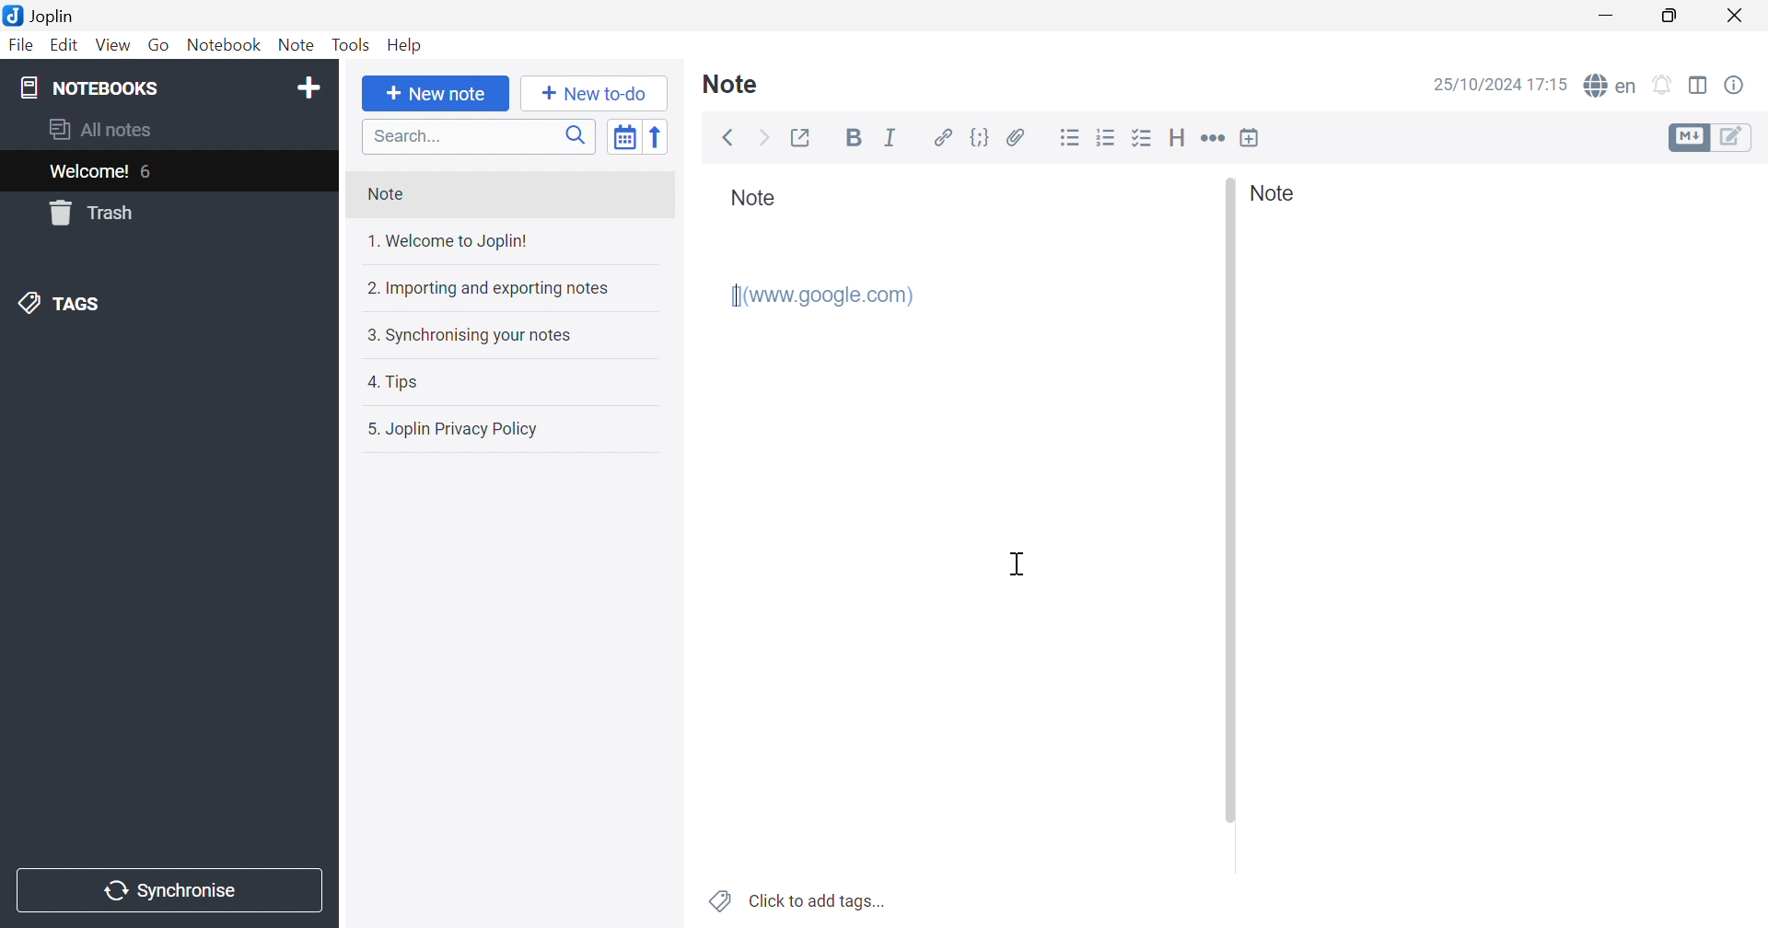 This screenshot has height=928, width=1768. I want to click on Restore down, so click(1669, 16).